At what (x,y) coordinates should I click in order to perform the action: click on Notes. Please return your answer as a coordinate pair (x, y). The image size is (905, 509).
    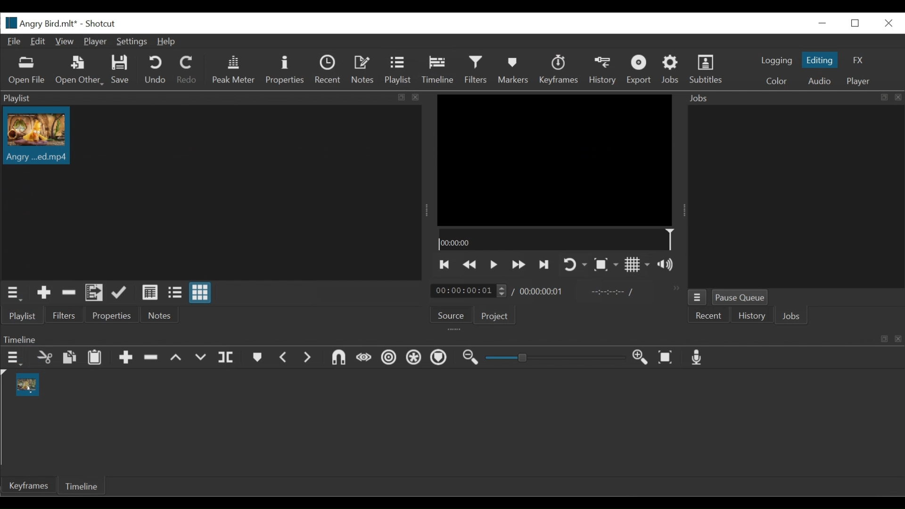
    Looking at the image, I should click on (158, 316).